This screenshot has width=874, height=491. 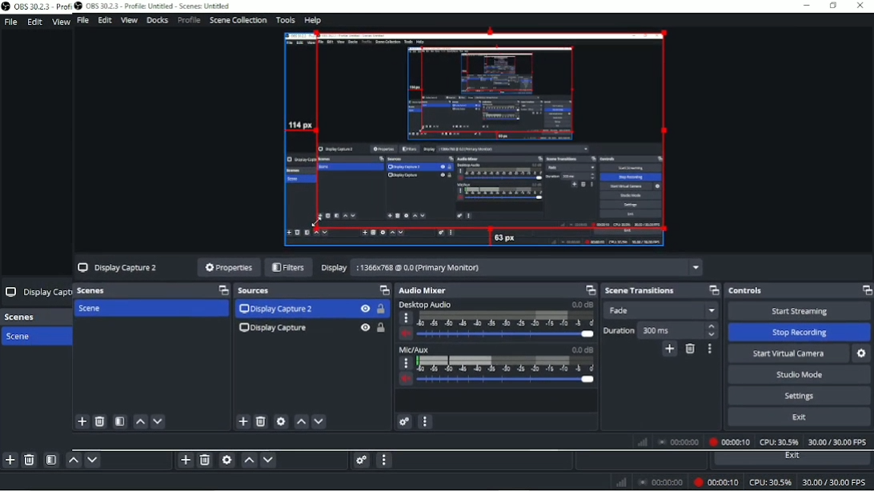 I want to click on settings, so click(x=404, y=421).